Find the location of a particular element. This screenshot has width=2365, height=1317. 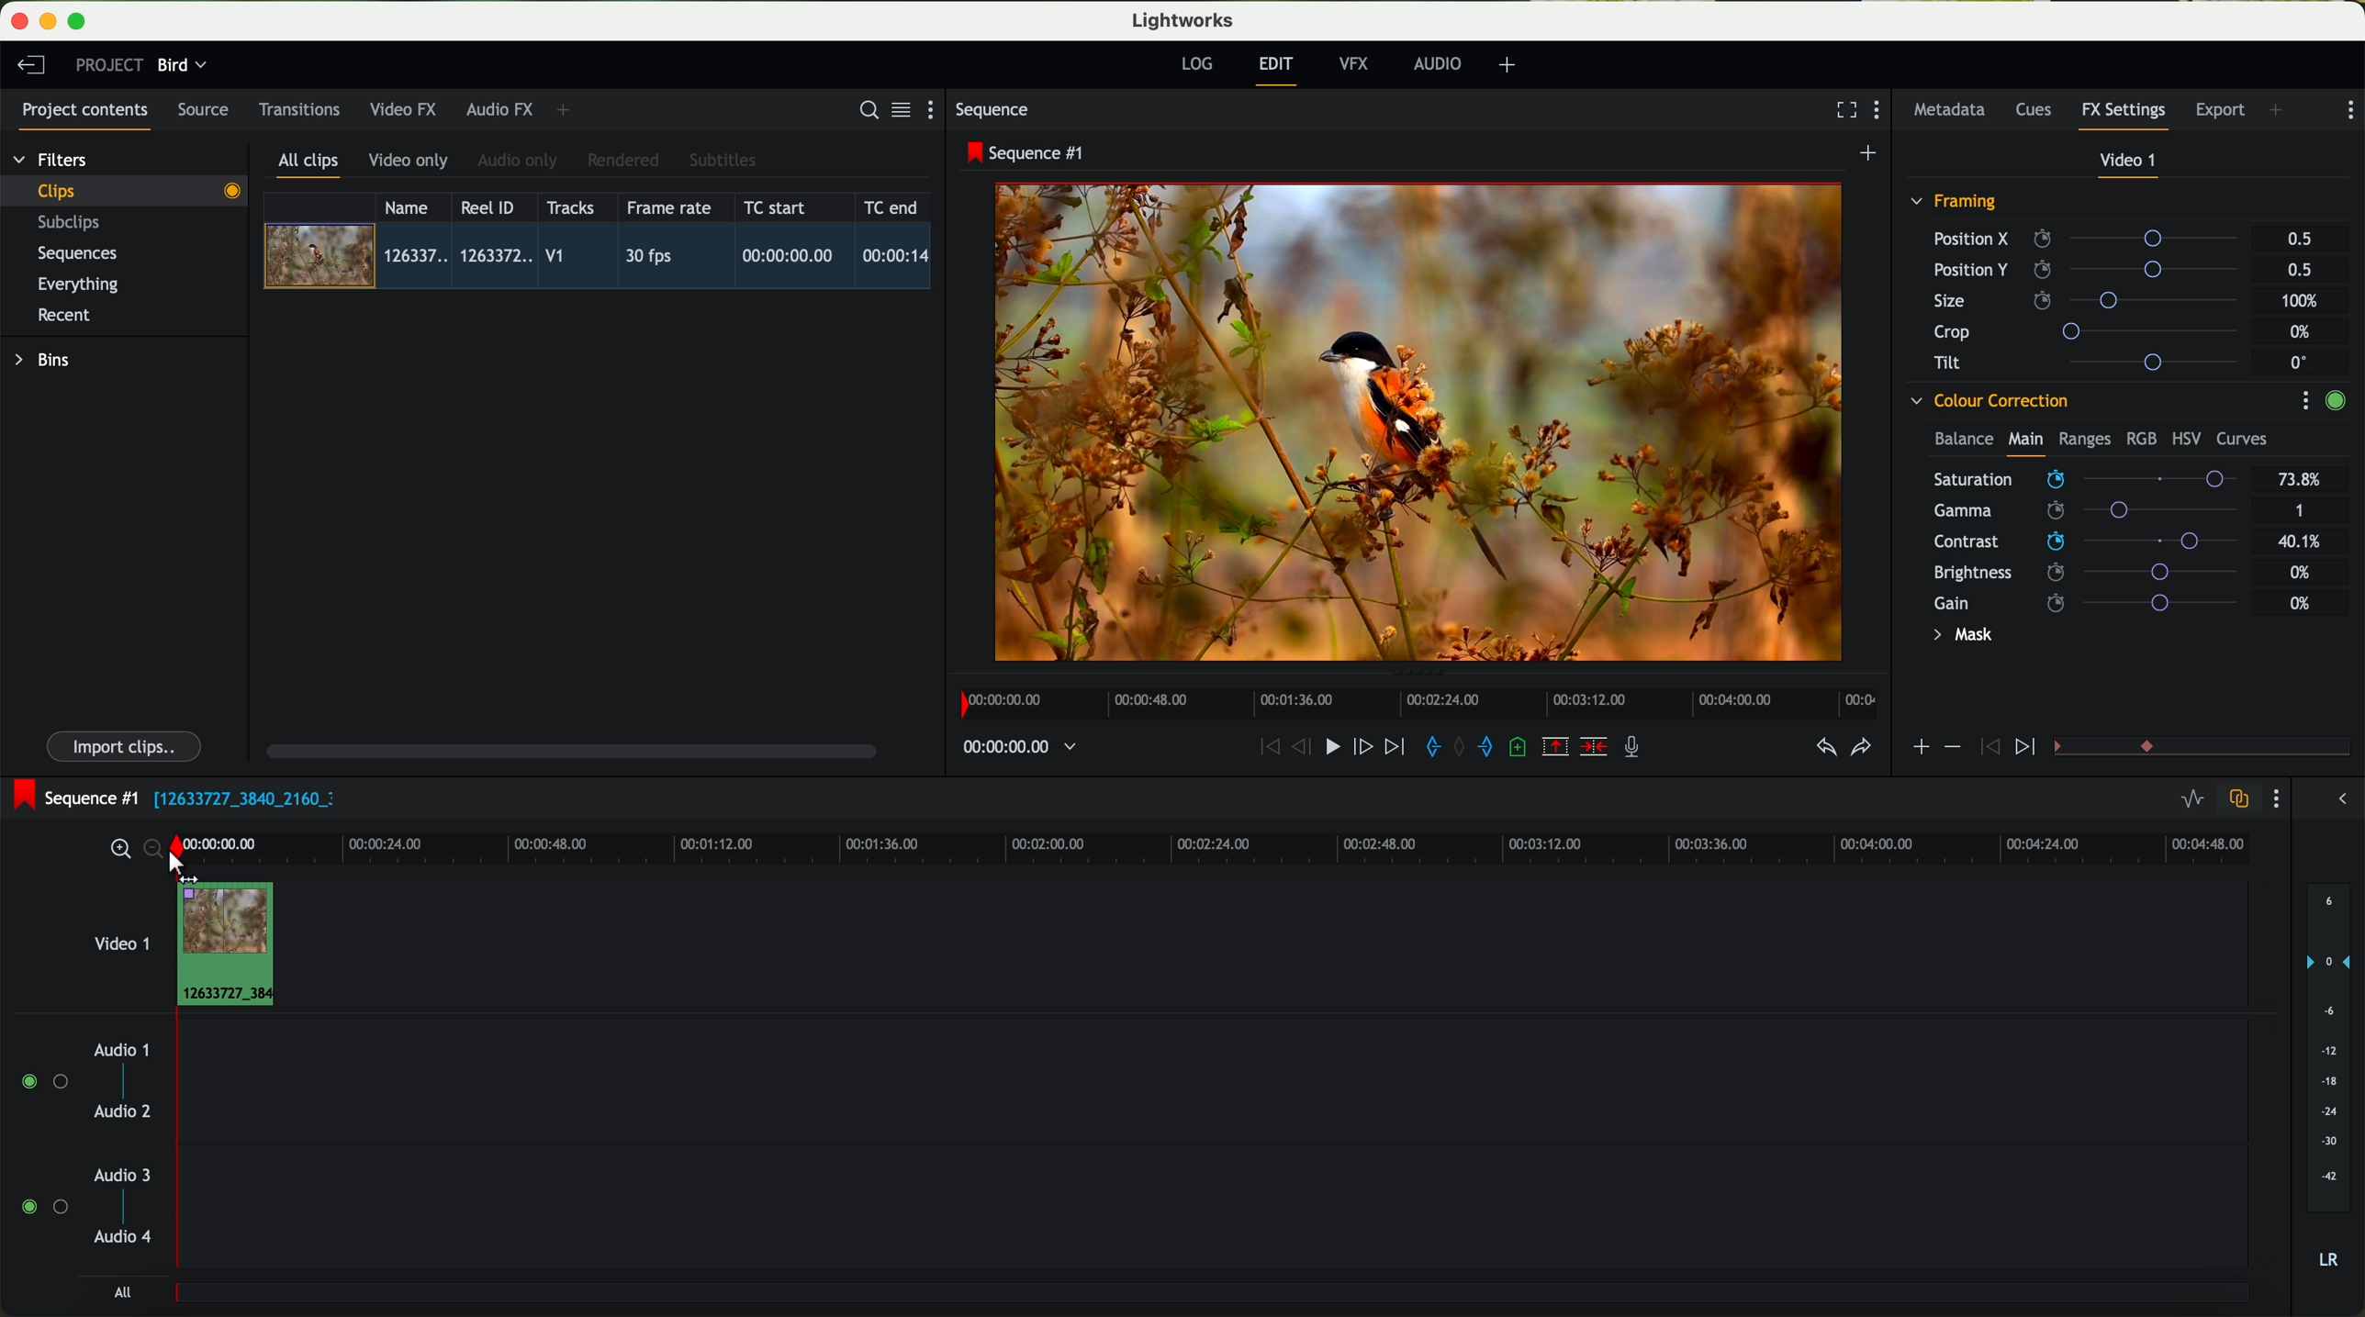

timeline is located at coordinates (1272, 847).